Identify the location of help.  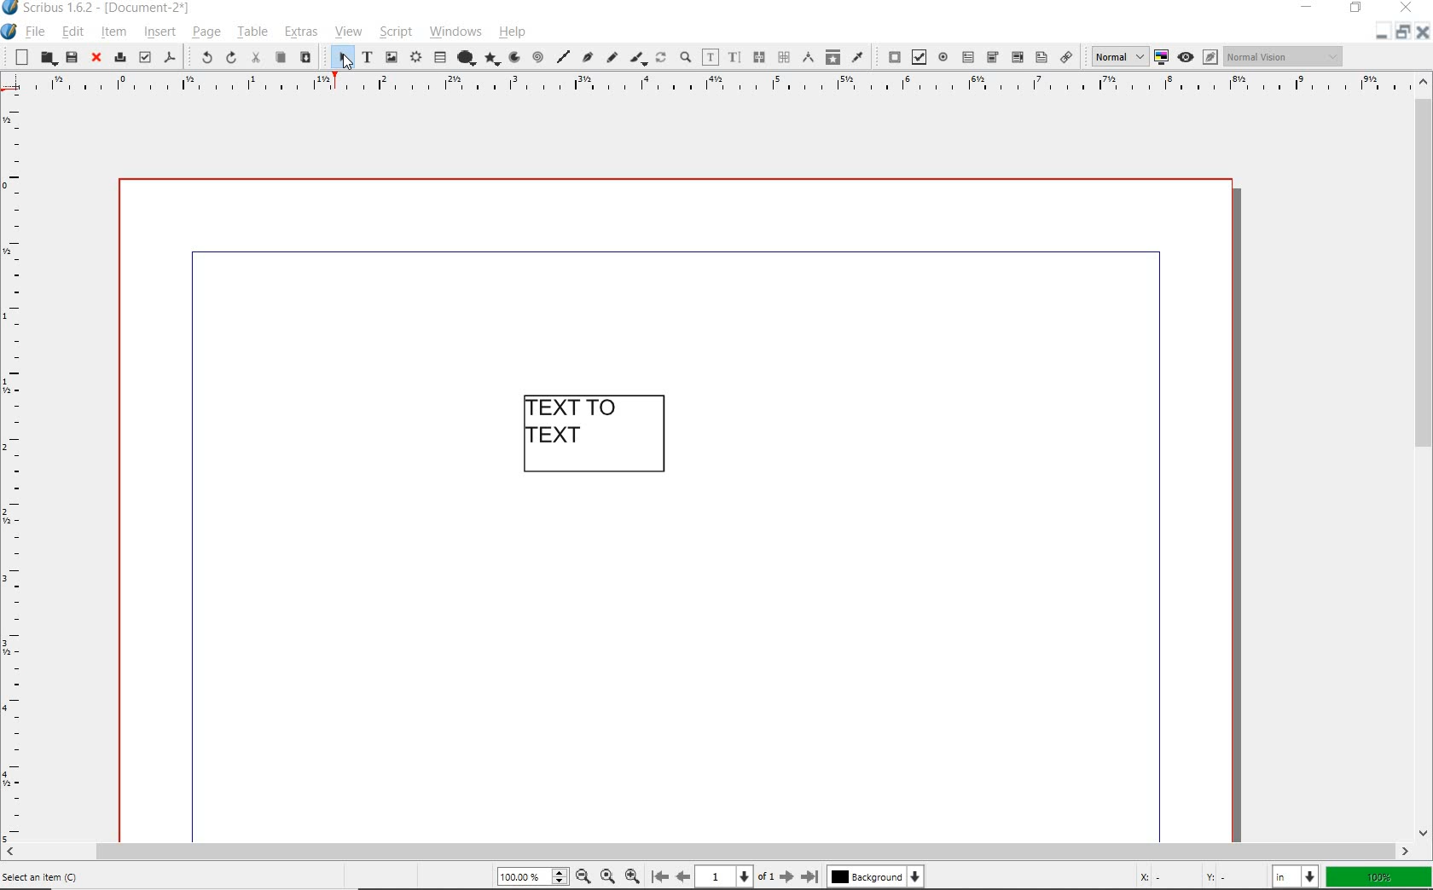
(512, 34).